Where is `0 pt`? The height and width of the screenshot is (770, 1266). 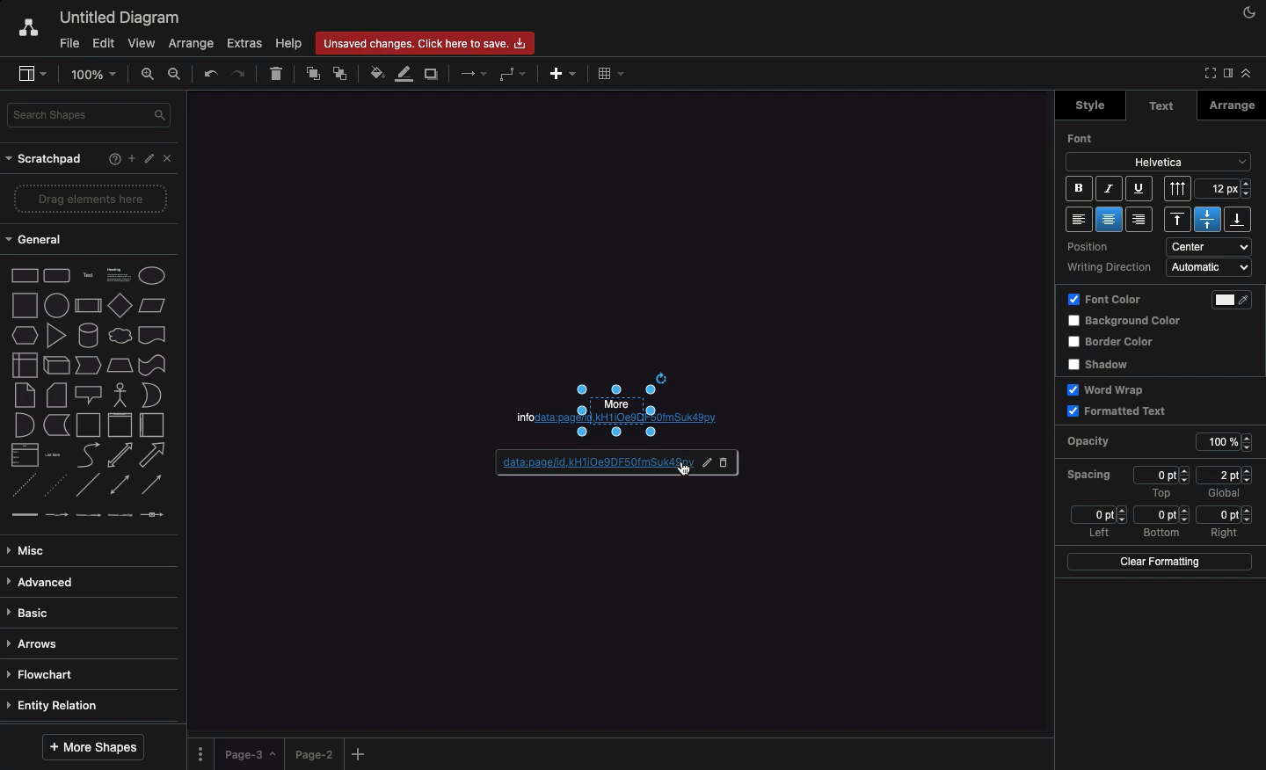
0 pt is located at coordinates (1162, 515).